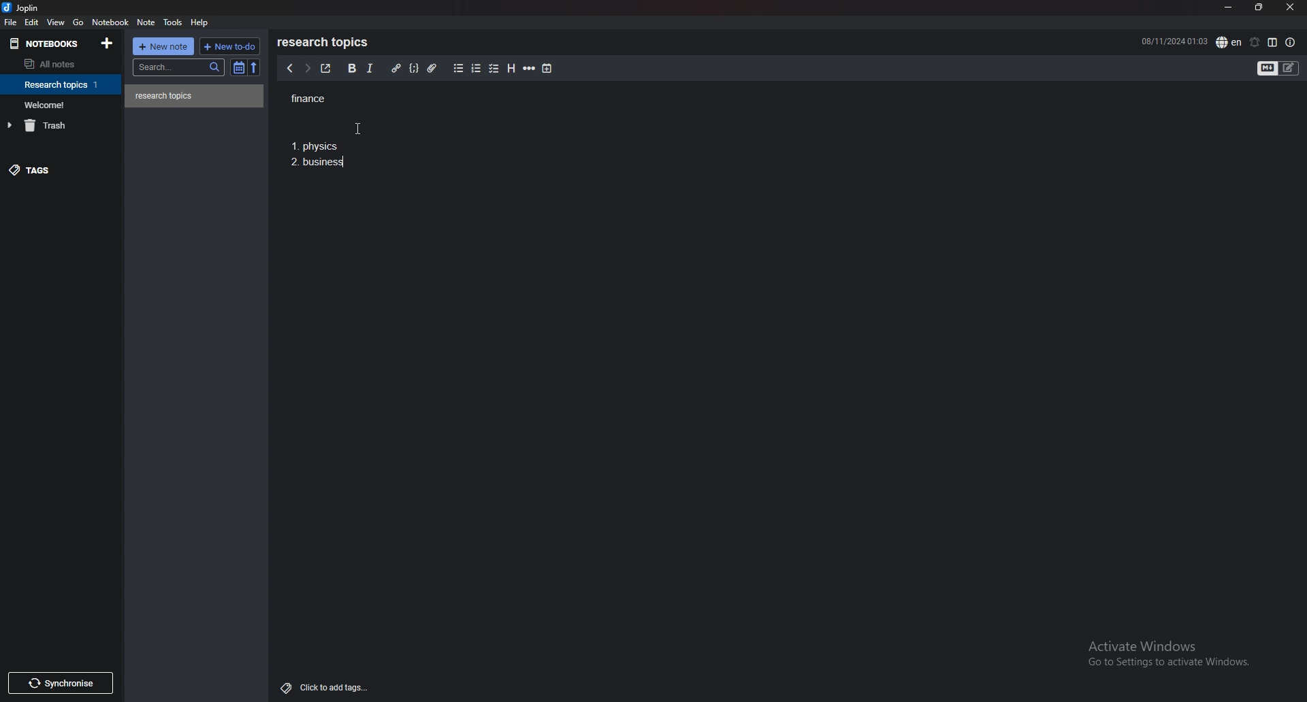 The image size is (1307, 702). What do you see at coordinates (324, 97) in the screenshot?
I see ` finance` at bounding box center [324, 97].